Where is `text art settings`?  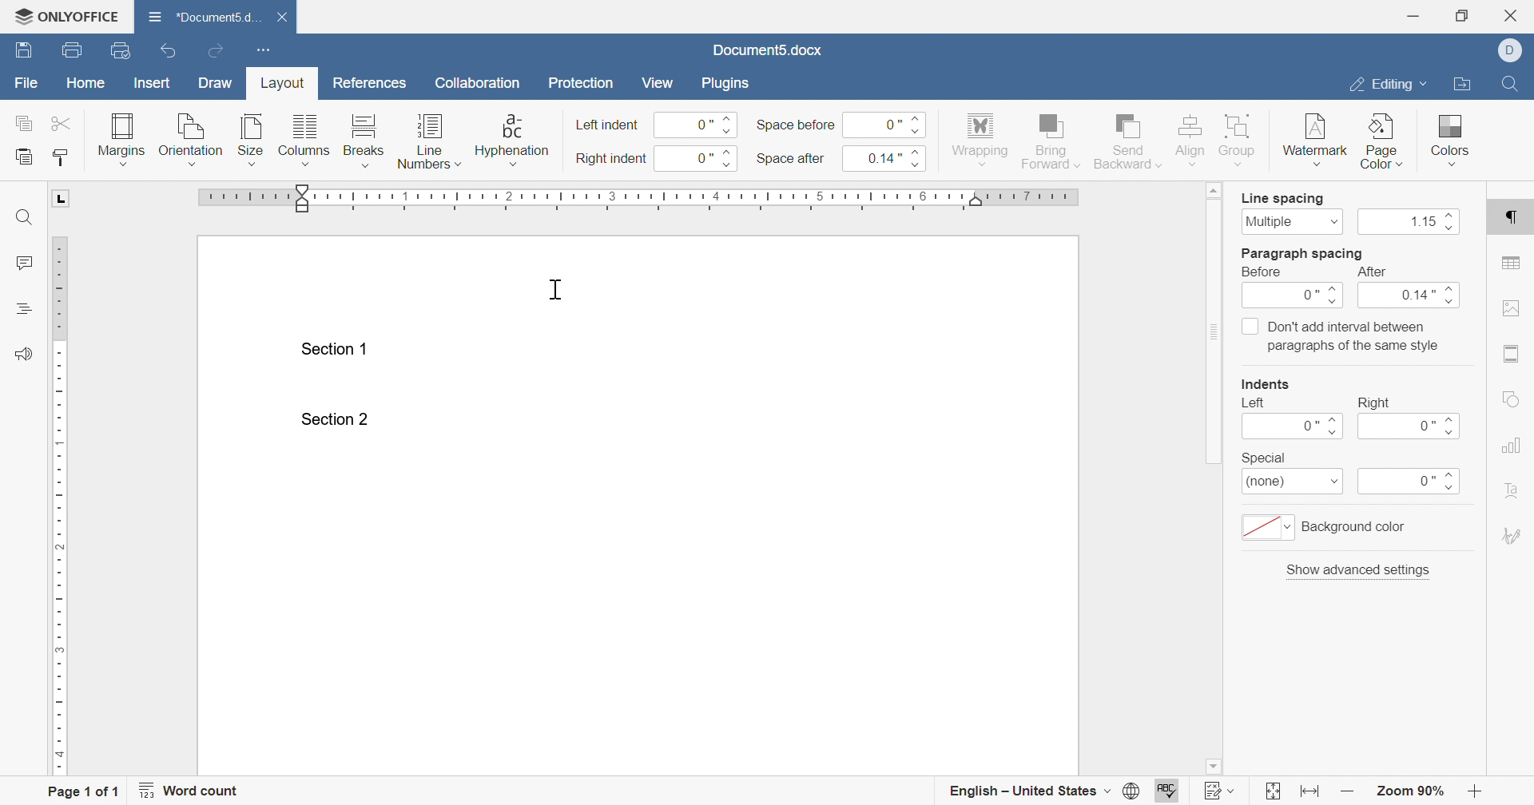 text art settings is located at coordinates (1509, 489).